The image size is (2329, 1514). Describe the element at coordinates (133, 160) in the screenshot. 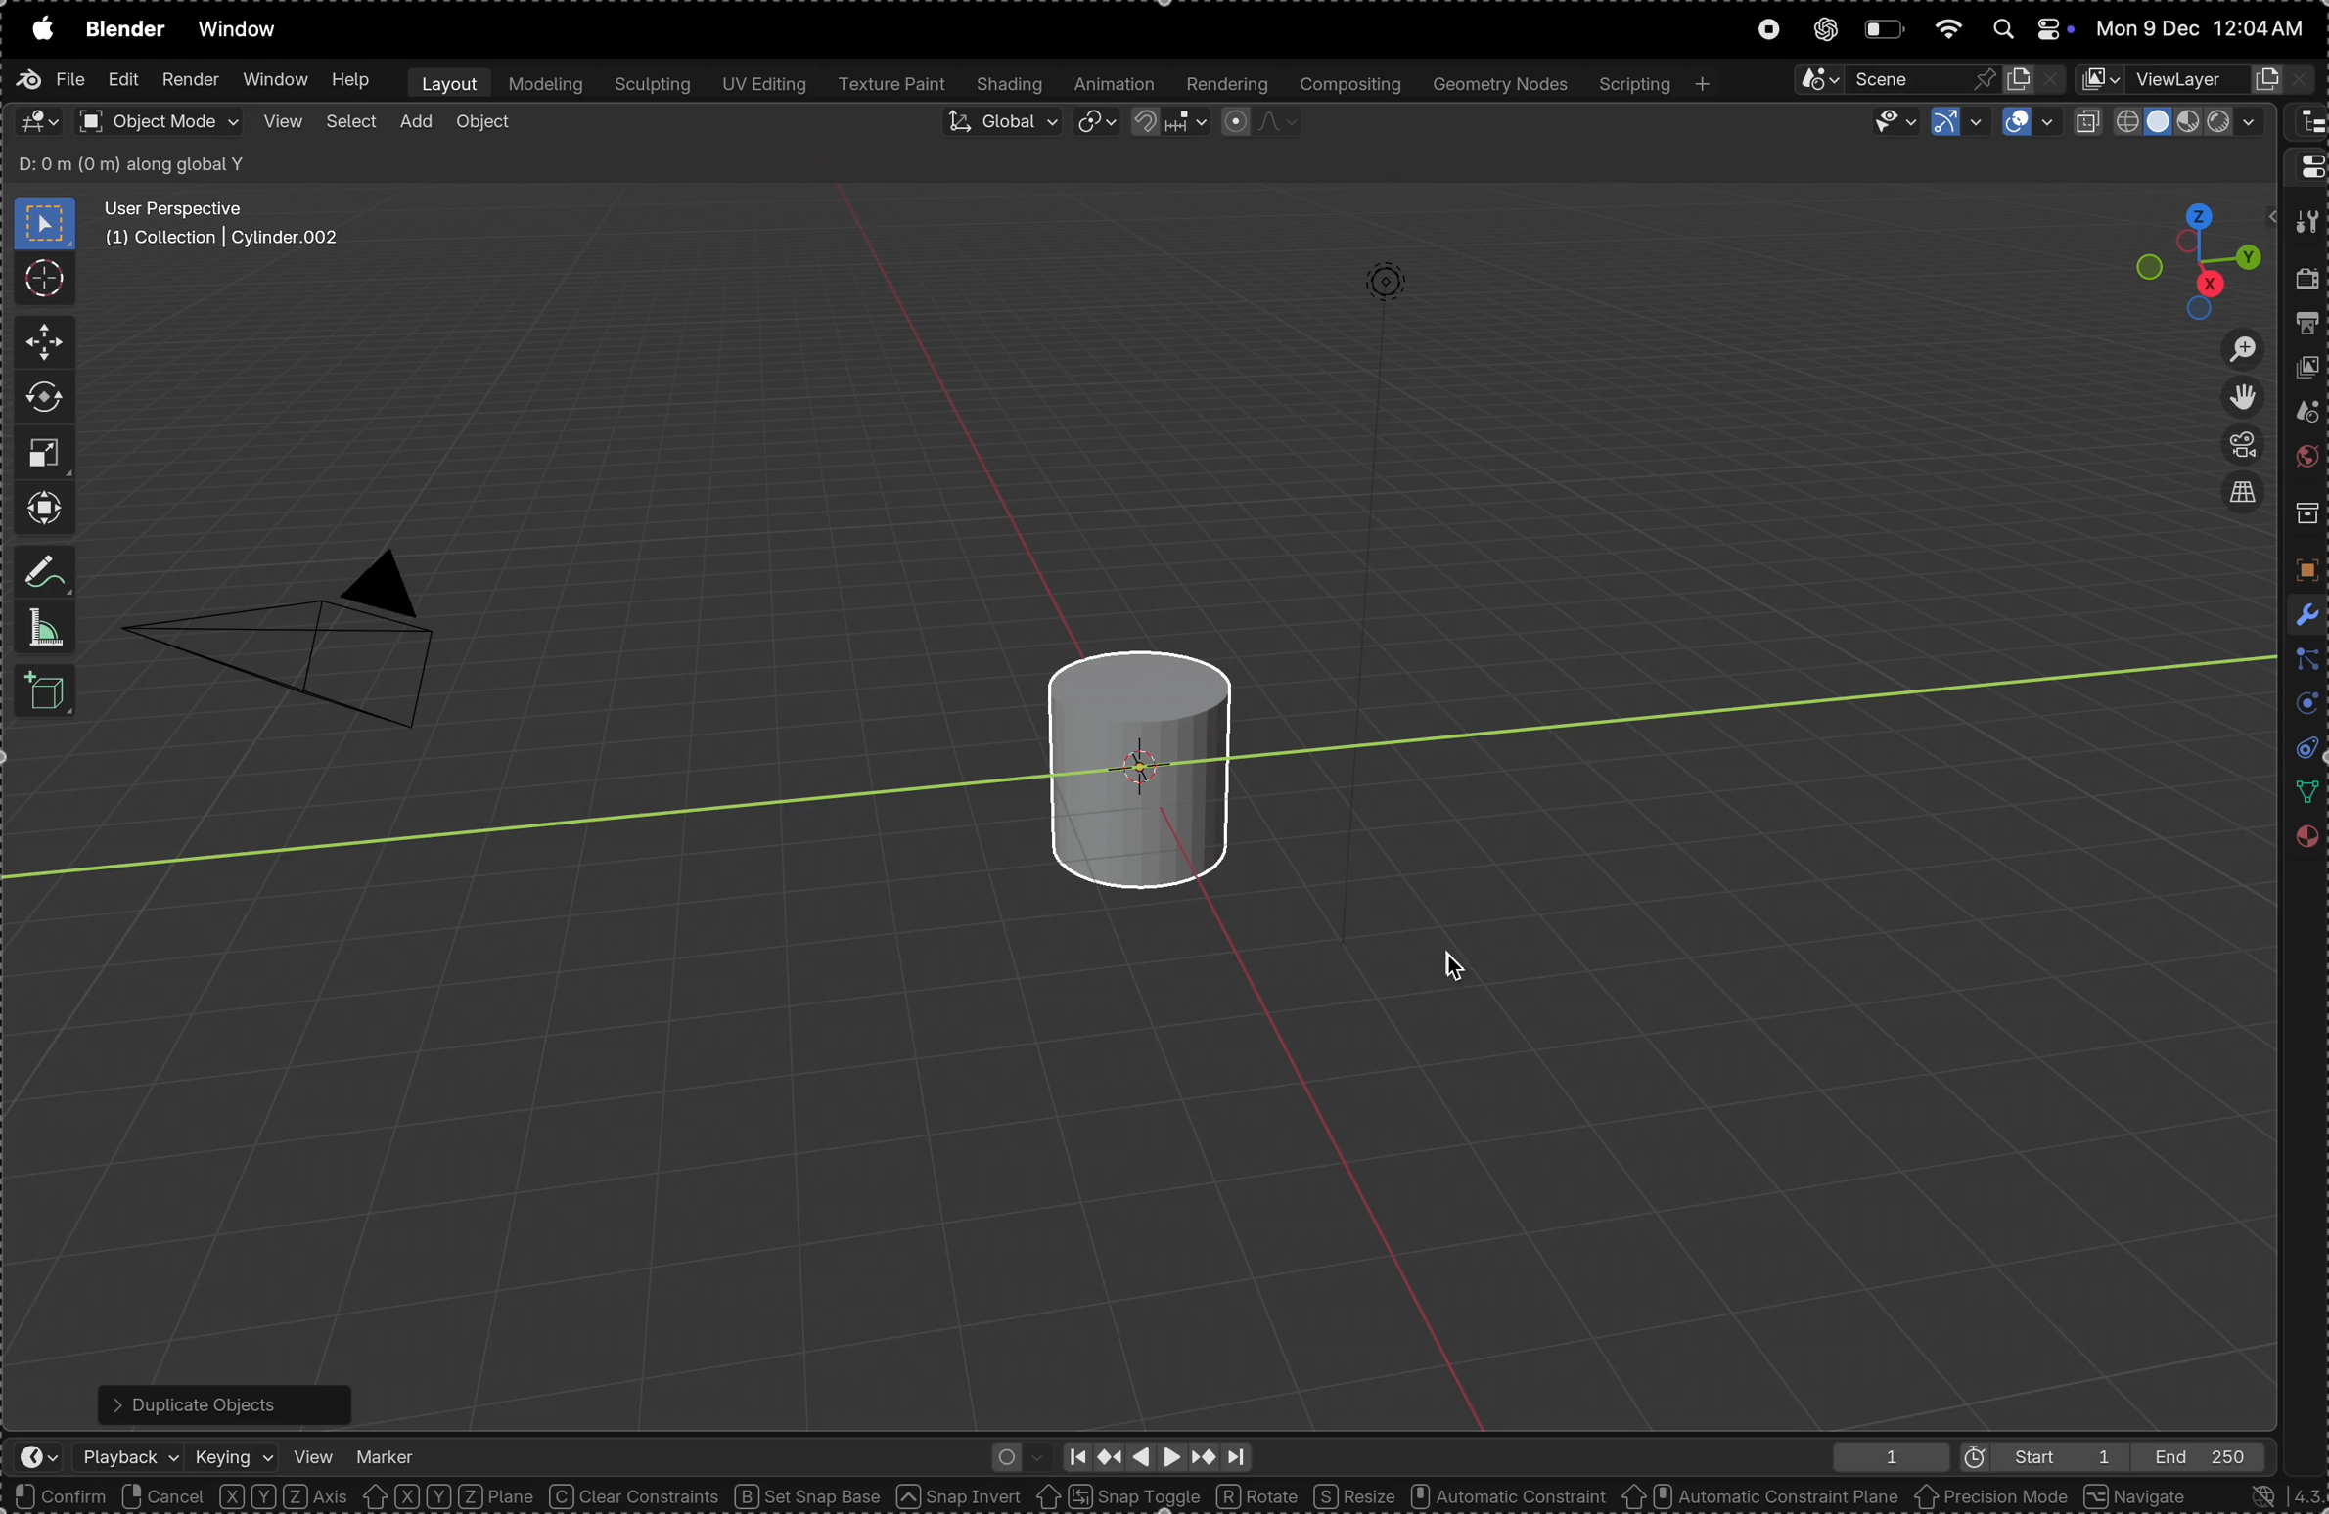

I see `modes` at that location.